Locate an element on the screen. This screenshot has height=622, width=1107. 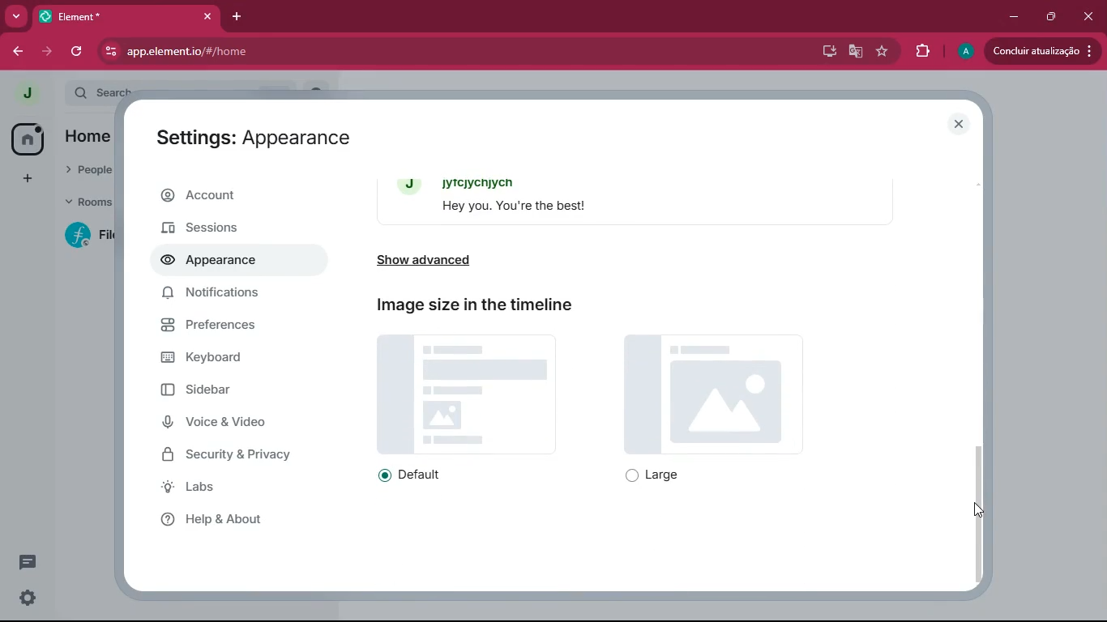
home is located at coordinates (22, 138).